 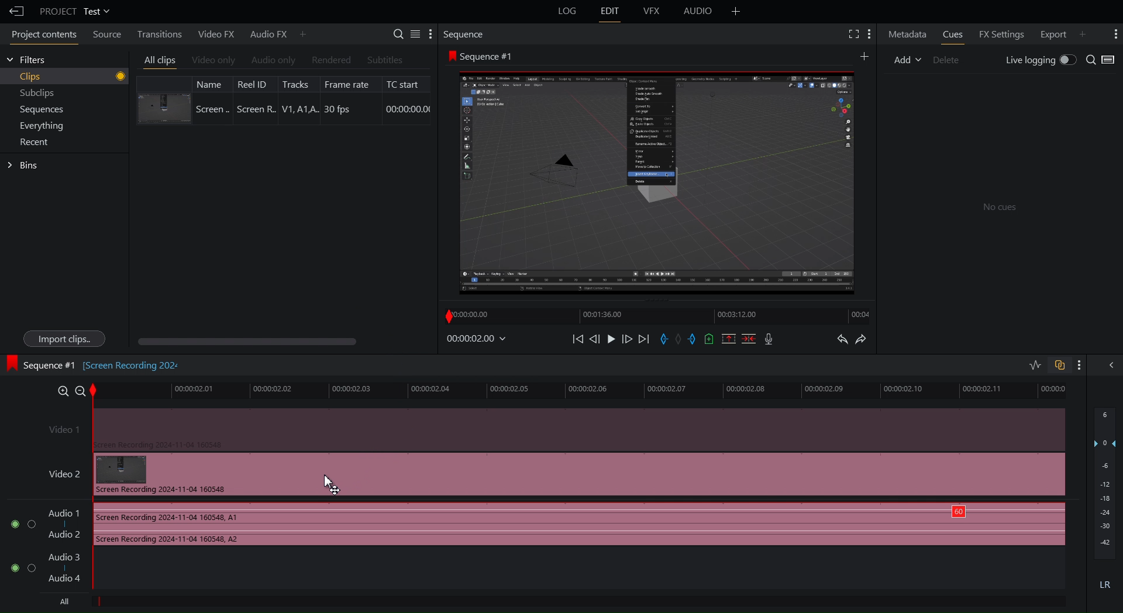 What do you see at coordinates (13, 11) in the screenshot?
I see `Back` at bounding box center [13, 11].